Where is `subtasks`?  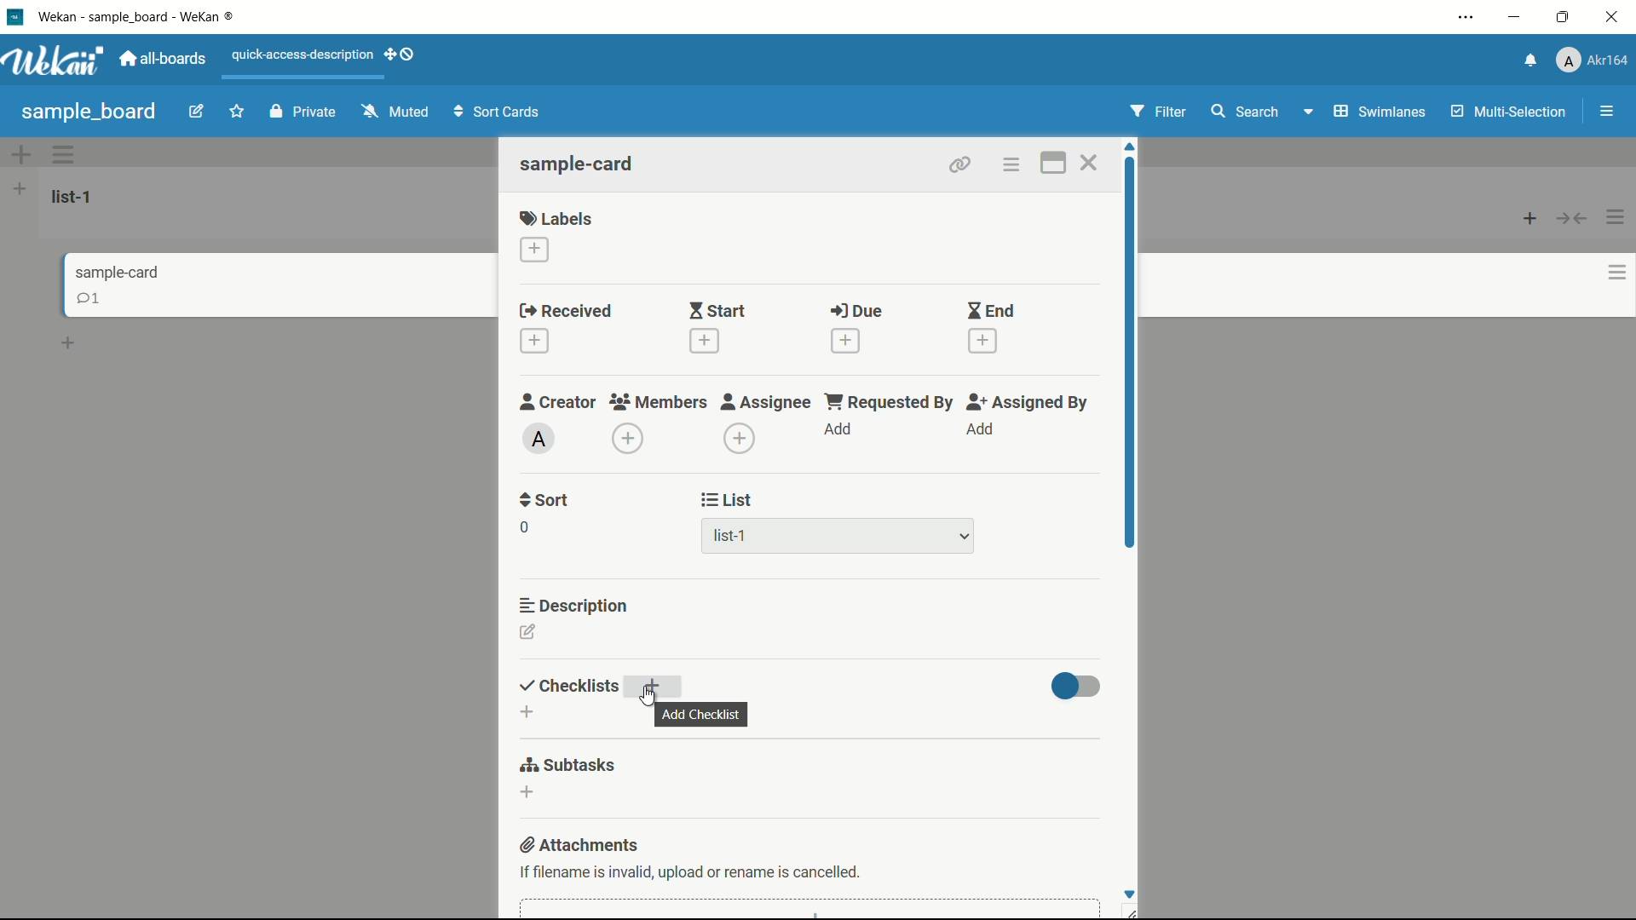 subtasks is located at coordinates (566, 766).